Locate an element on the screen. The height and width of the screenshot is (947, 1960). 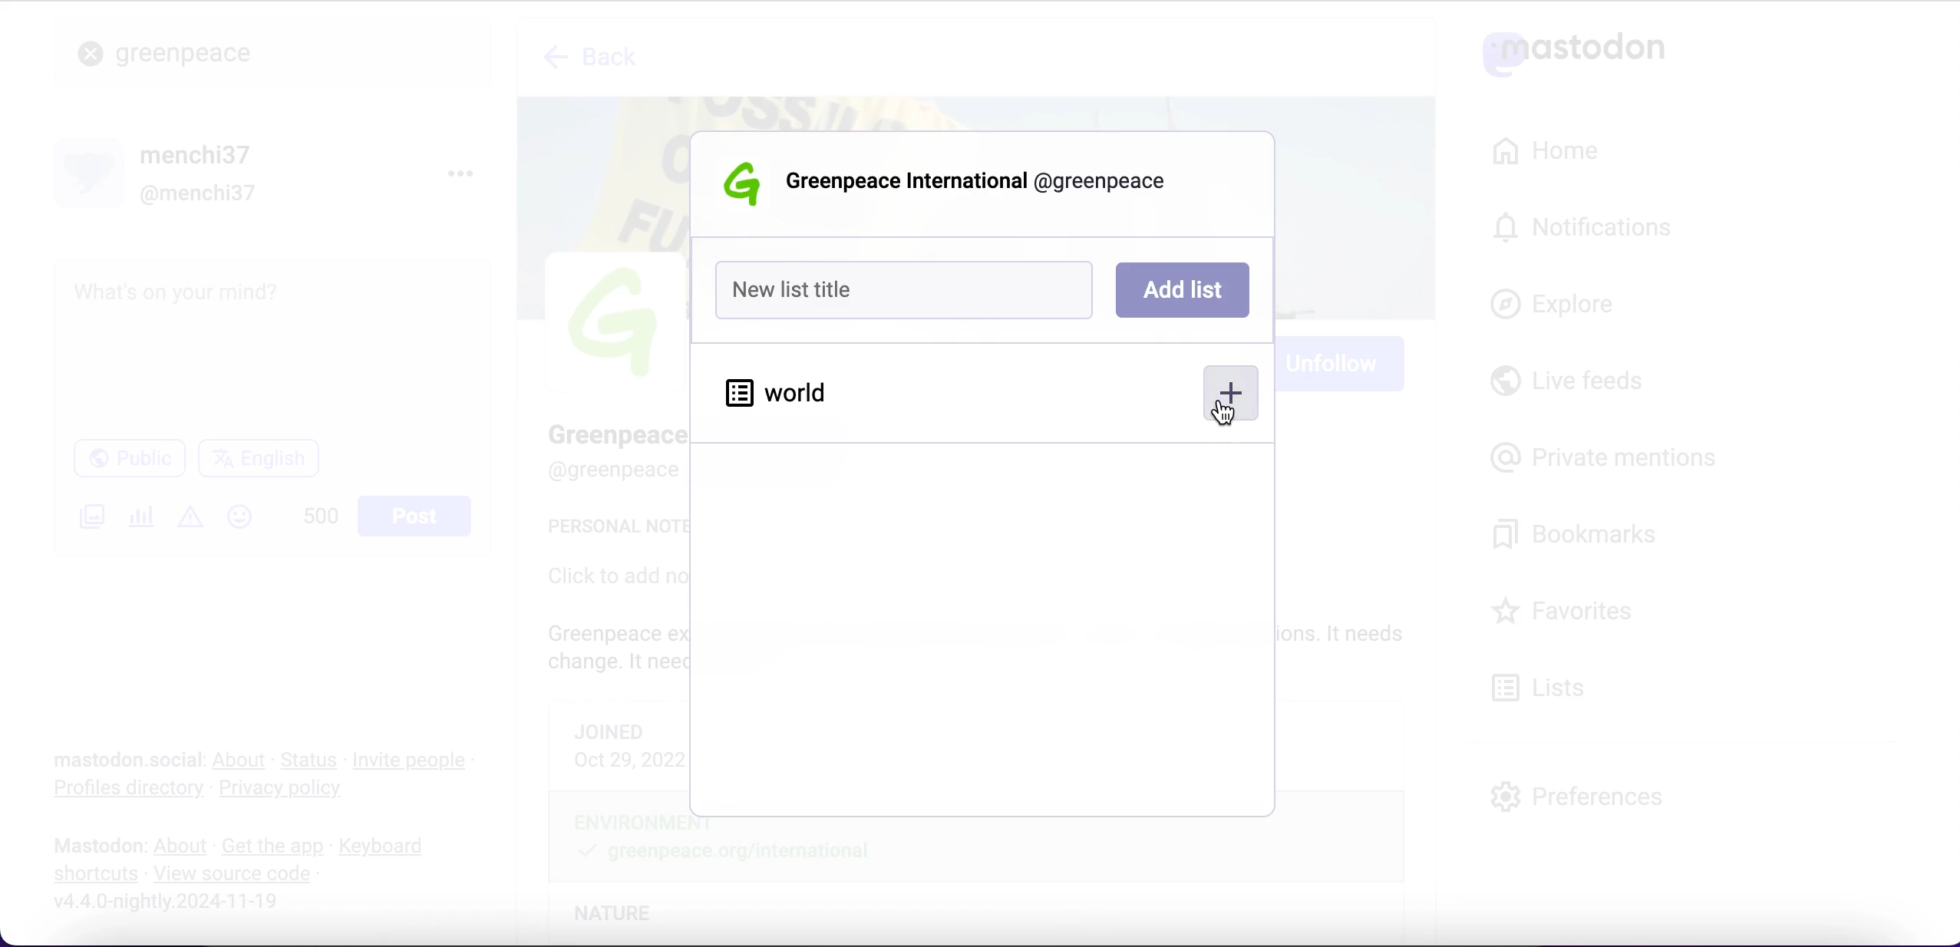
close is located at coordinates (91, 54).